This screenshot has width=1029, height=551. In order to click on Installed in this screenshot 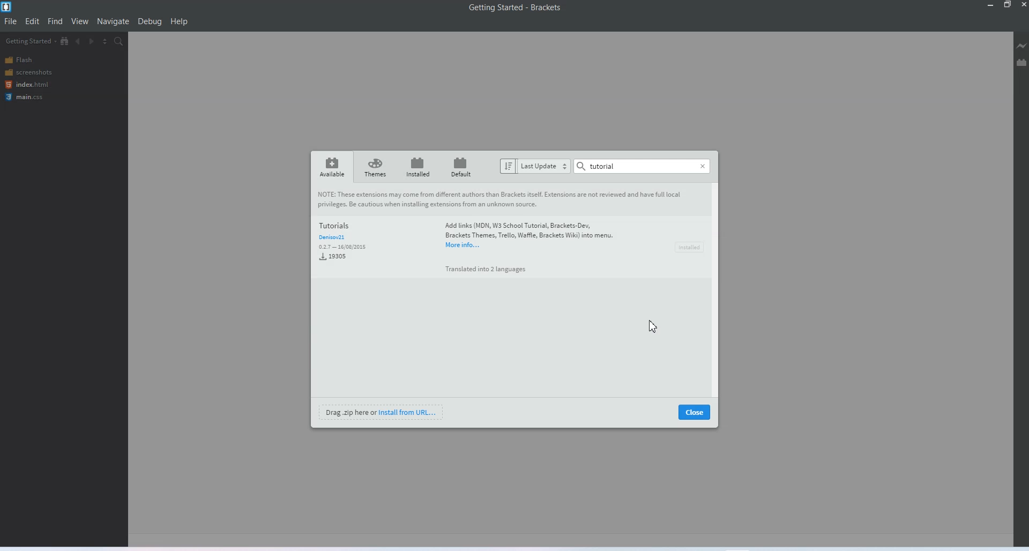, I will do `click(416, 167)`.